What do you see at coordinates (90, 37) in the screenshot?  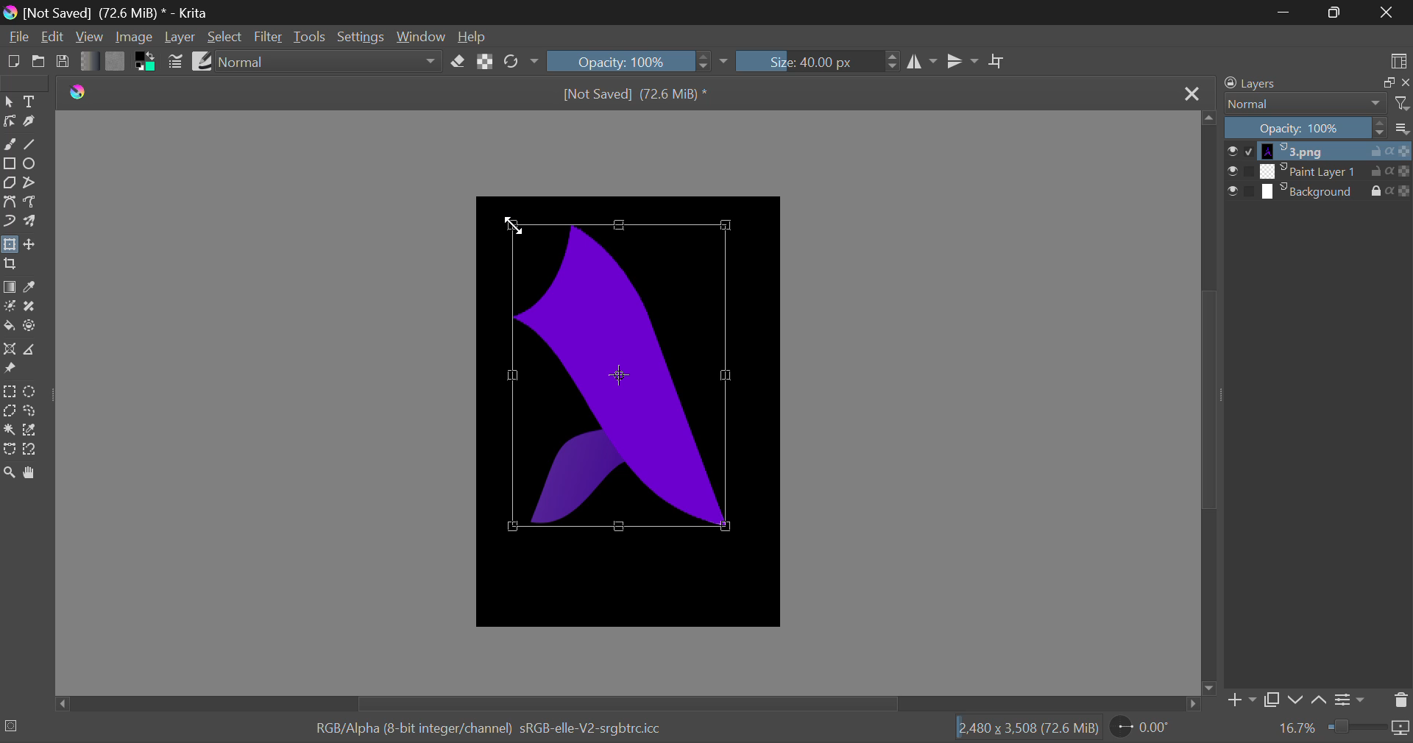 I see `View` at bounding box center [90, 37].